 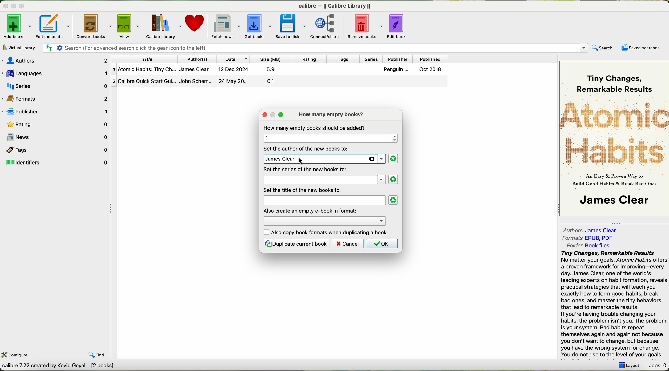 I want to click on convert books, so click(x=93, y=25).